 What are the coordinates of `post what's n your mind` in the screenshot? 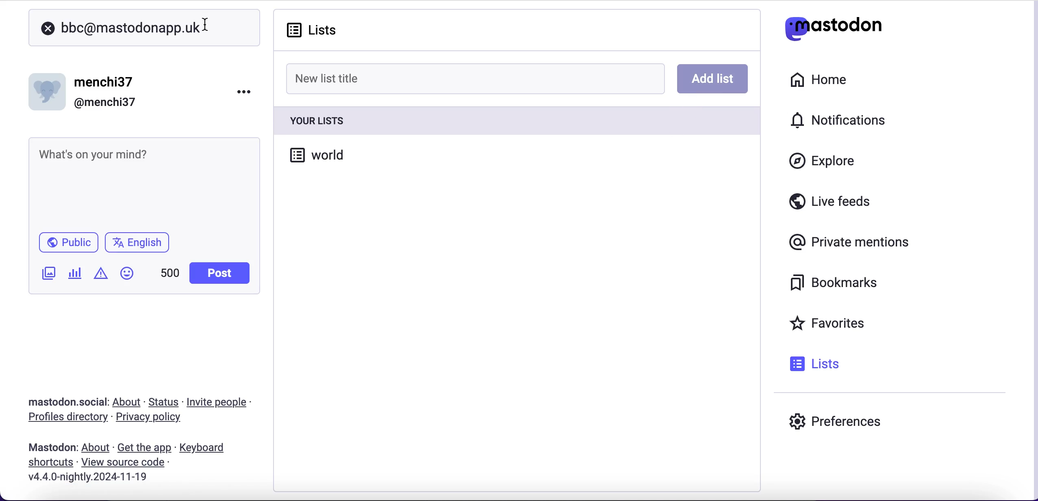 It's located at (144, 183).